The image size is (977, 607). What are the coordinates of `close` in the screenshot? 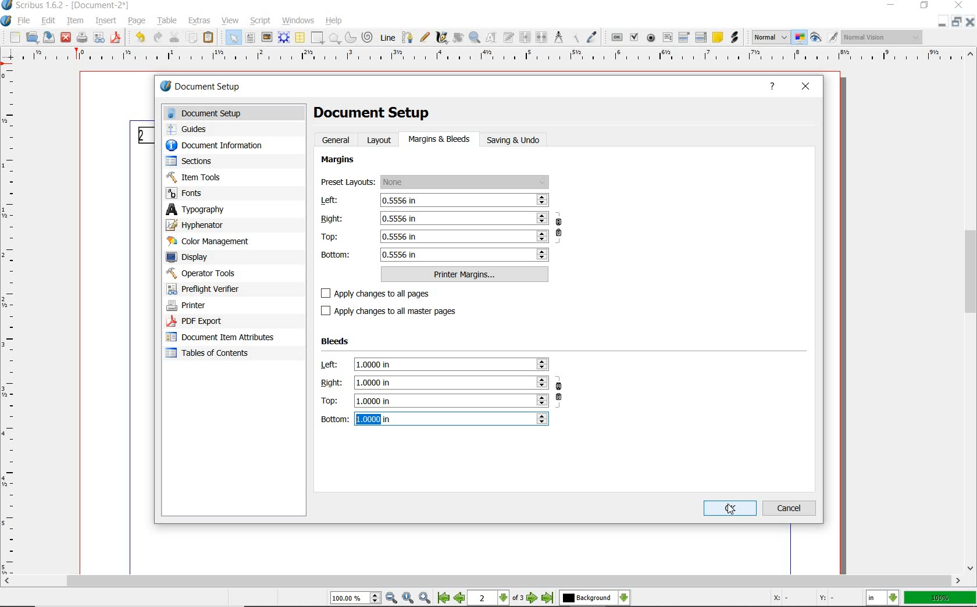 It's located at (958, 6).